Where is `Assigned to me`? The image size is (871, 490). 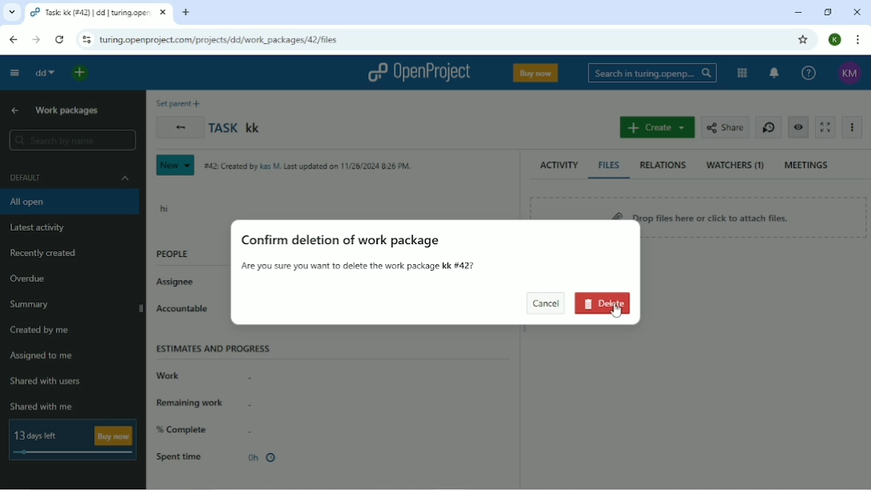
Assigned to me is located at coordinates (42, 358).